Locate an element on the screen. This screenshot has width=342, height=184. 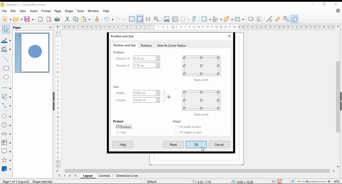
view is located at coordinates (22, 11).